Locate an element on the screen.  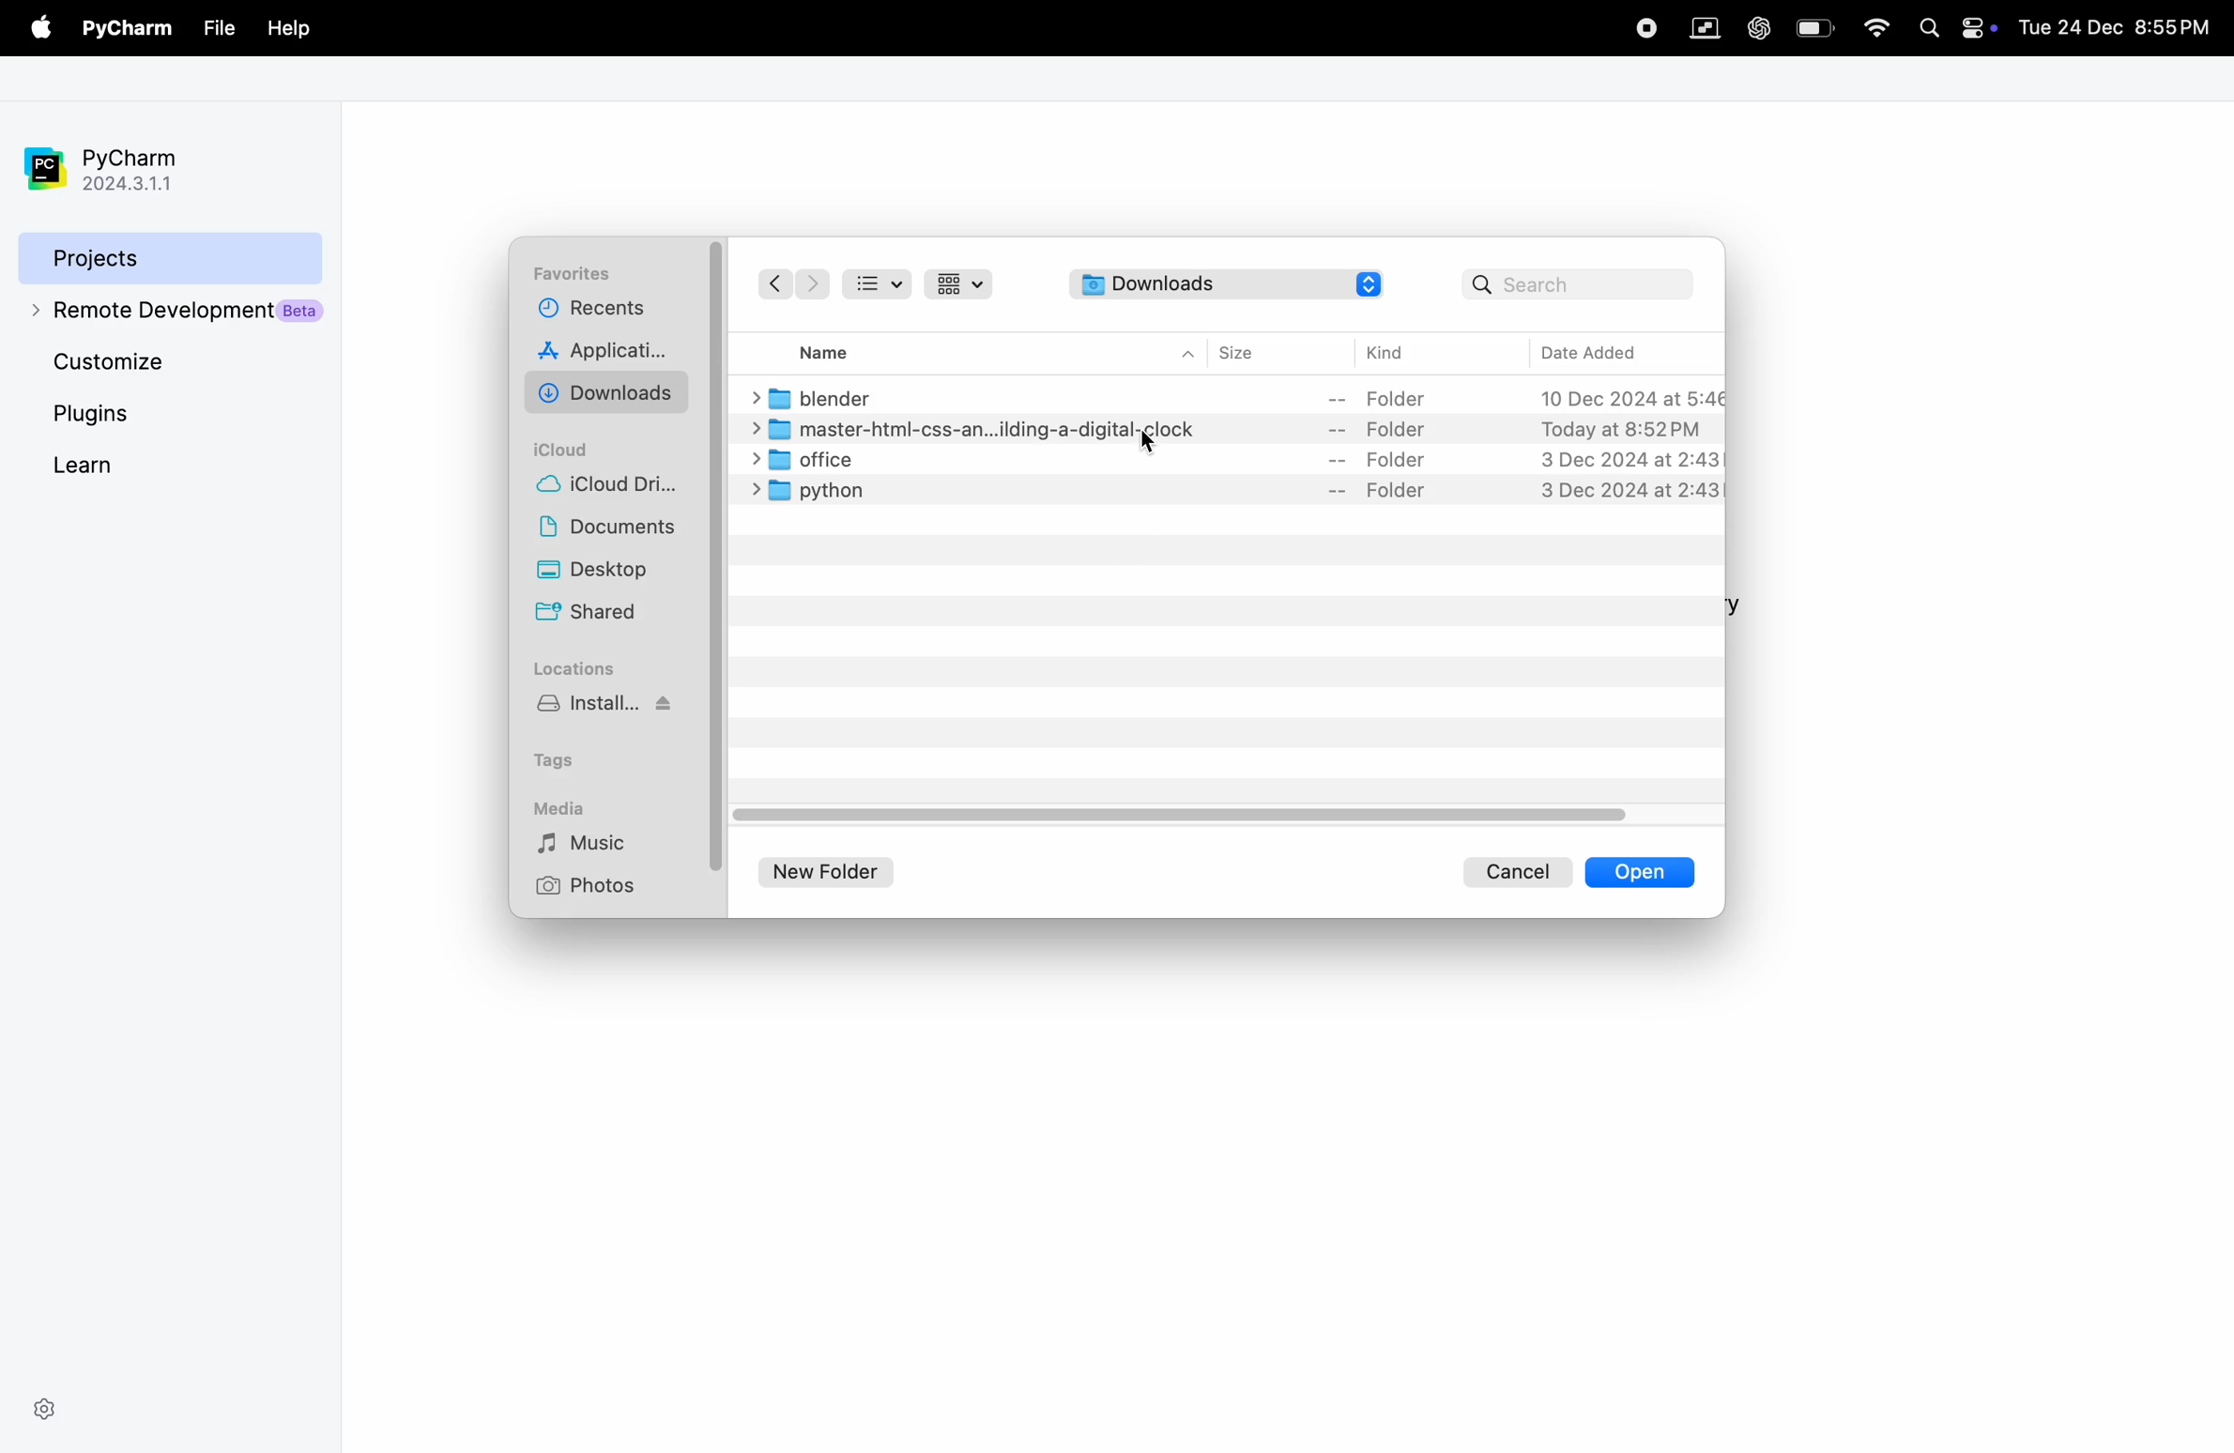
settings is located at coordinates (44, 1406).